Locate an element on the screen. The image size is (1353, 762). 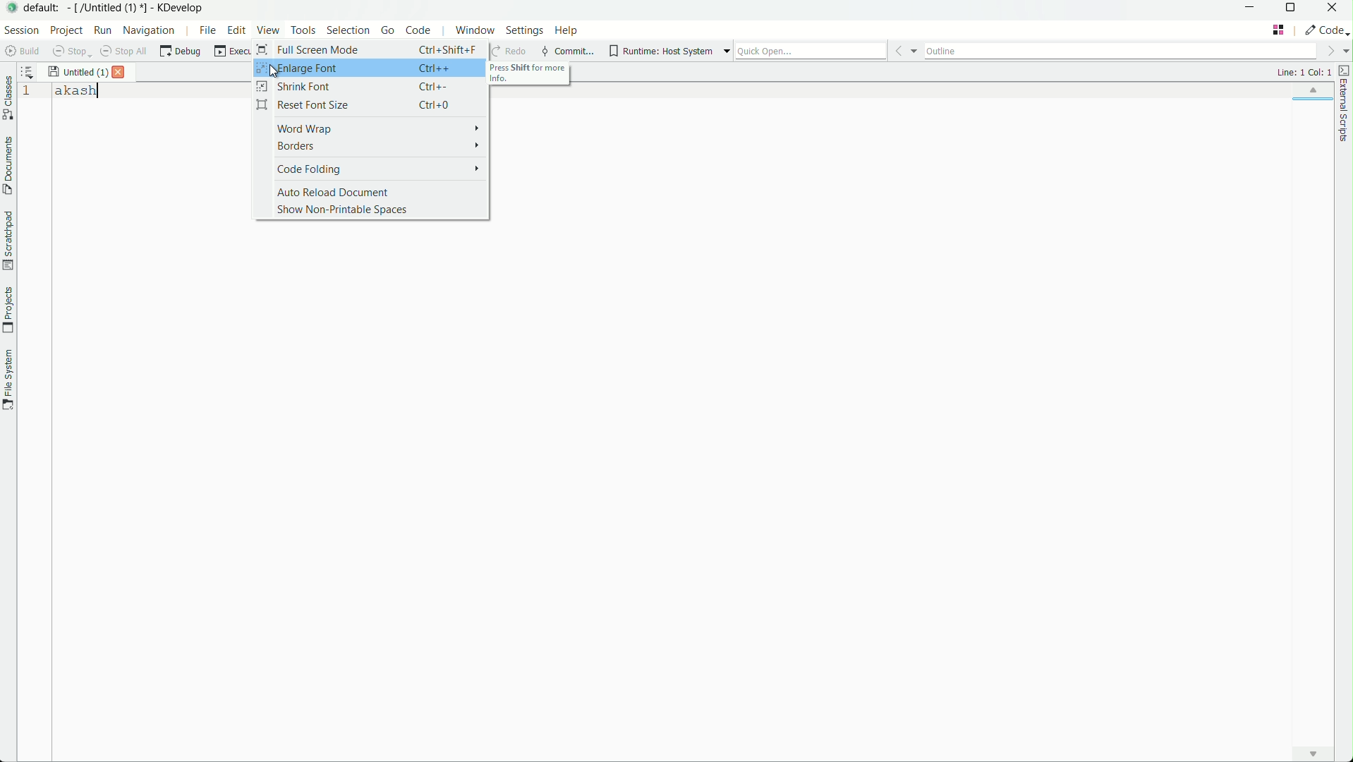
window is located at coordinates (475, 30).